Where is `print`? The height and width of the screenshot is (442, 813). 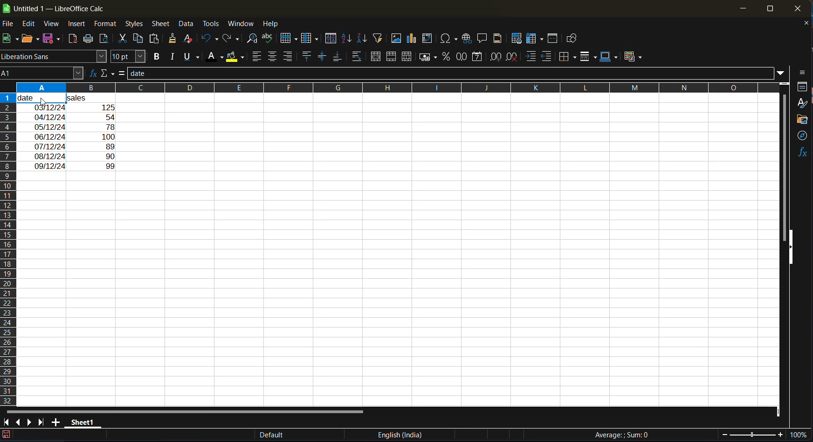
print is located at coordinates (89, 39).